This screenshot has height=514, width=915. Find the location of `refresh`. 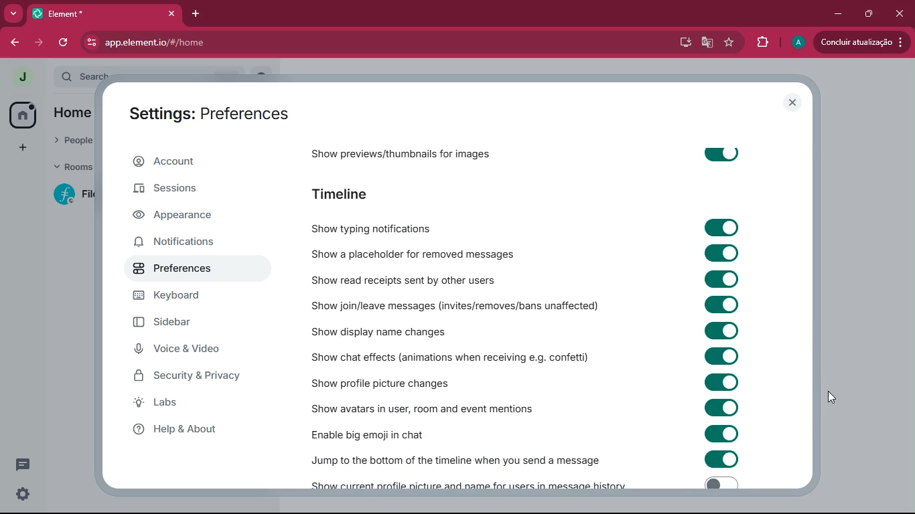

refresh is located at coordinates (62, 44).